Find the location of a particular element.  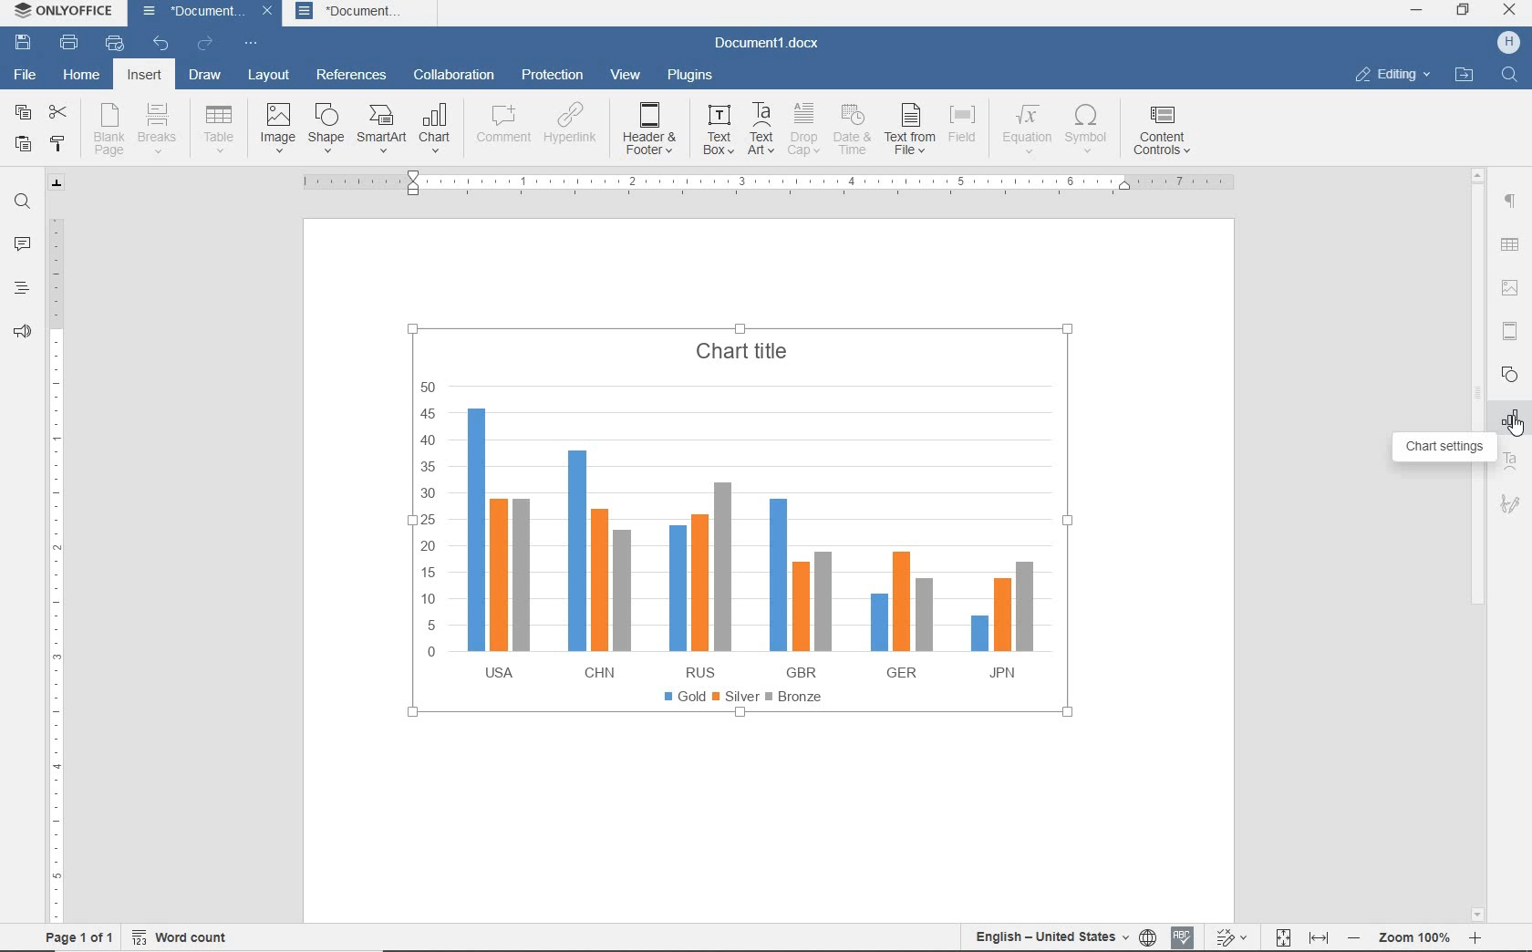

fit to width is located at coordinates (1318, 937).